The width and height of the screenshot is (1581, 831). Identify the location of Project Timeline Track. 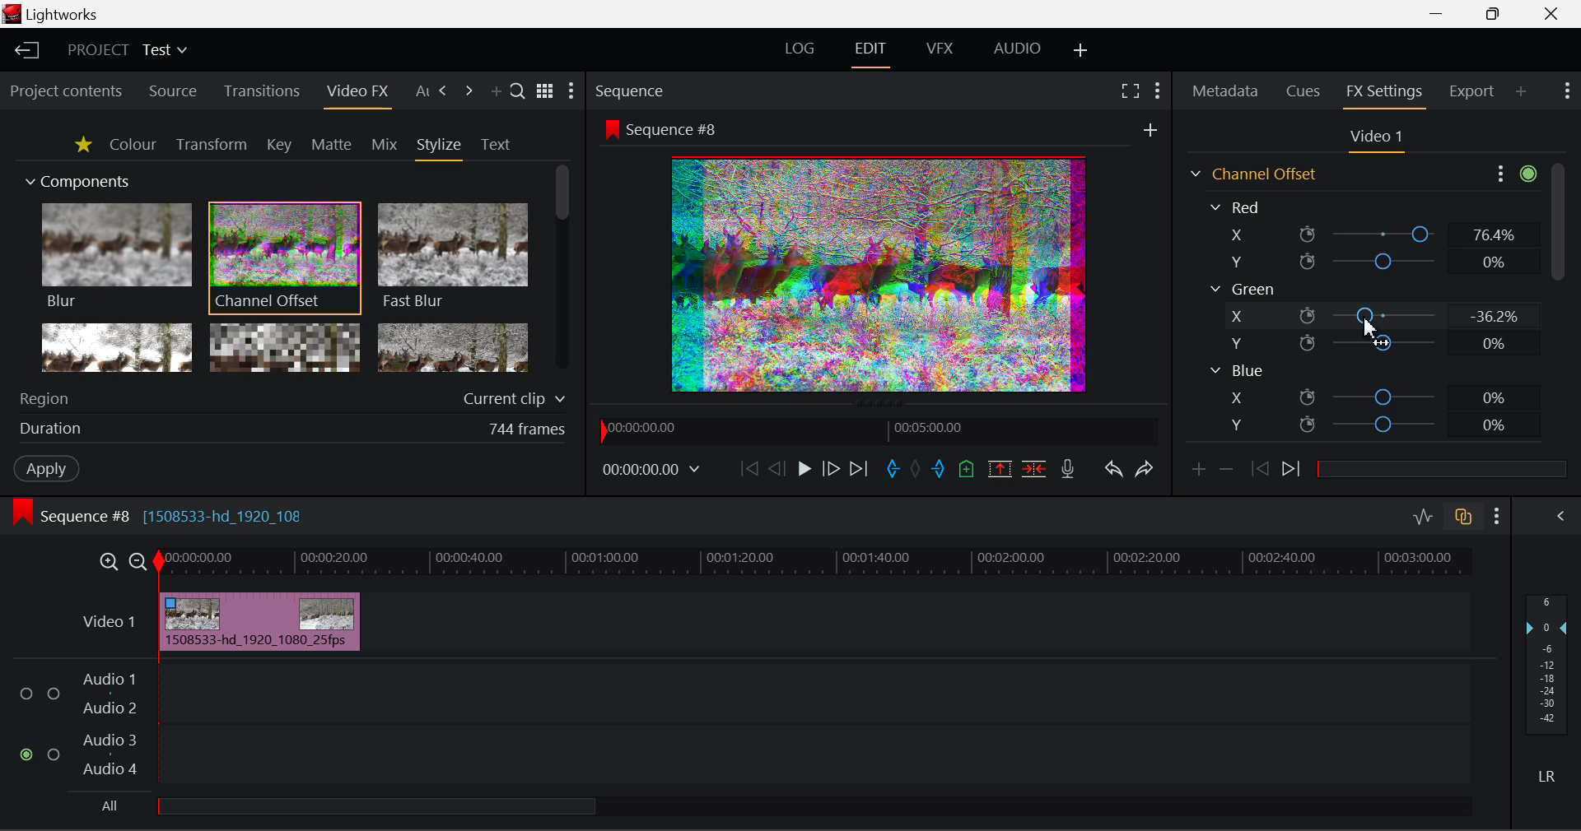
(816, 564).